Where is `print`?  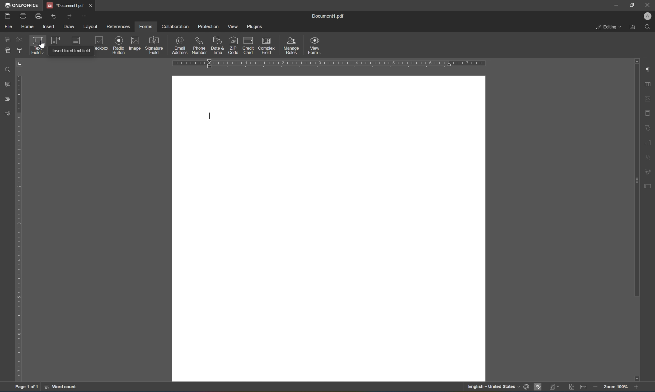 print is located at coordinates (22, 16).